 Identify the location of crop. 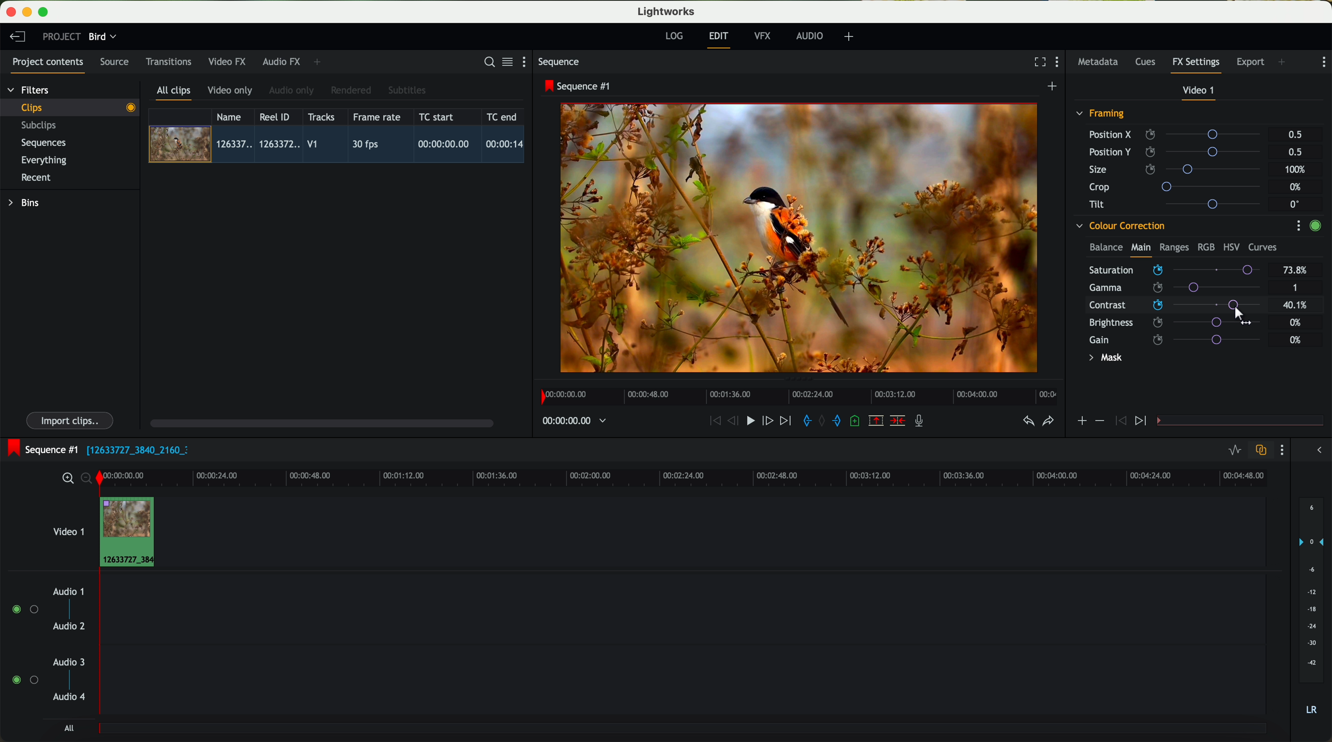
(1179, 186).